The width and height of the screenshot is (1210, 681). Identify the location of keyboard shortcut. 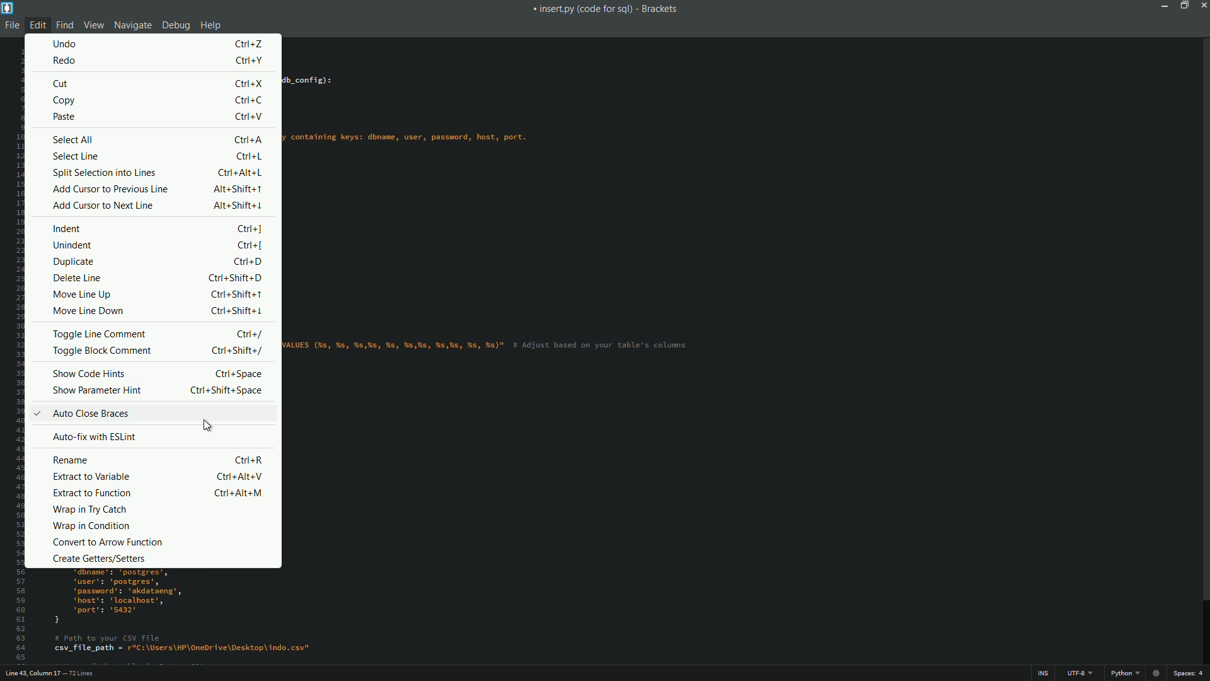
(251, 156).